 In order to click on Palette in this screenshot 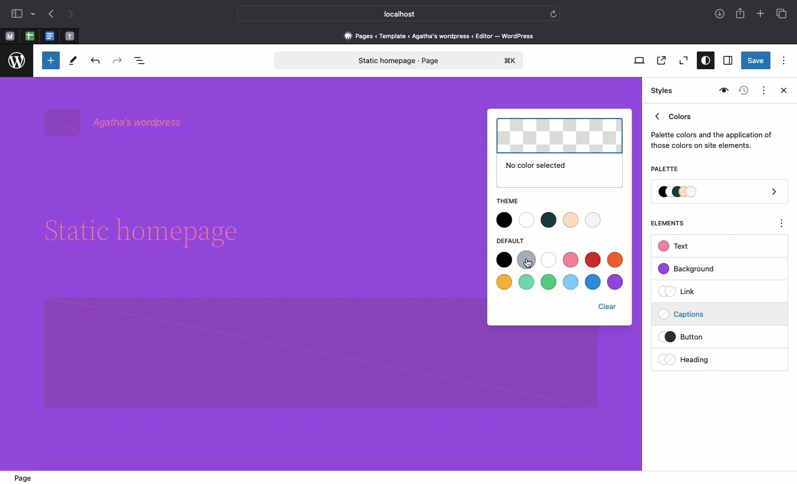, I will do `click(720, 193)`.